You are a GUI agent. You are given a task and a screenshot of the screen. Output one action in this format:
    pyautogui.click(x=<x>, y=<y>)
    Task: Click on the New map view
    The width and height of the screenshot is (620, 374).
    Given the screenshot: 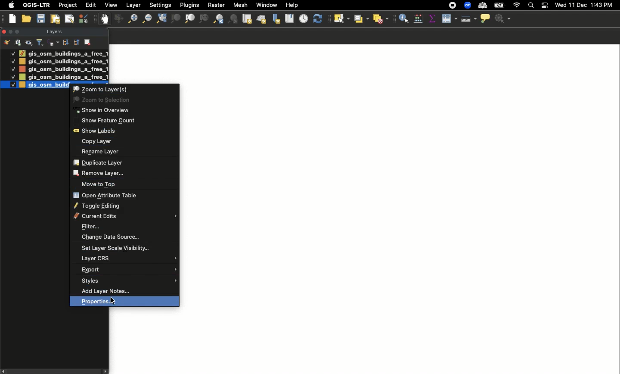 What is the action you would take?
    pyautogui.click(x=246, y=19)
    